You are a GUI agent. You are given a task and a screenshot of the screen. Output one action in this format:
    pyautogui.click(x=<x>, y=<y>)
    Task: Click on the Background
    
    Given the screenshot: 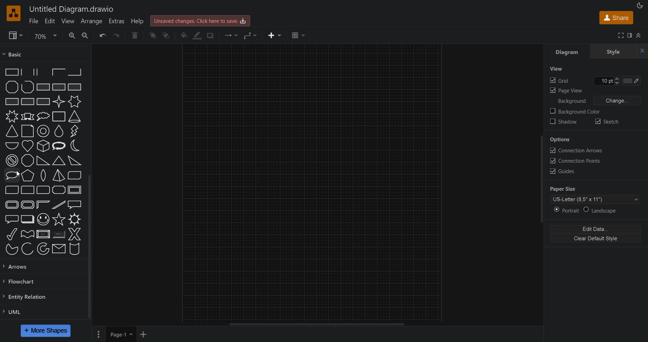 What is the action you would take?
    pyautogui.click(x=571, y=101)
    